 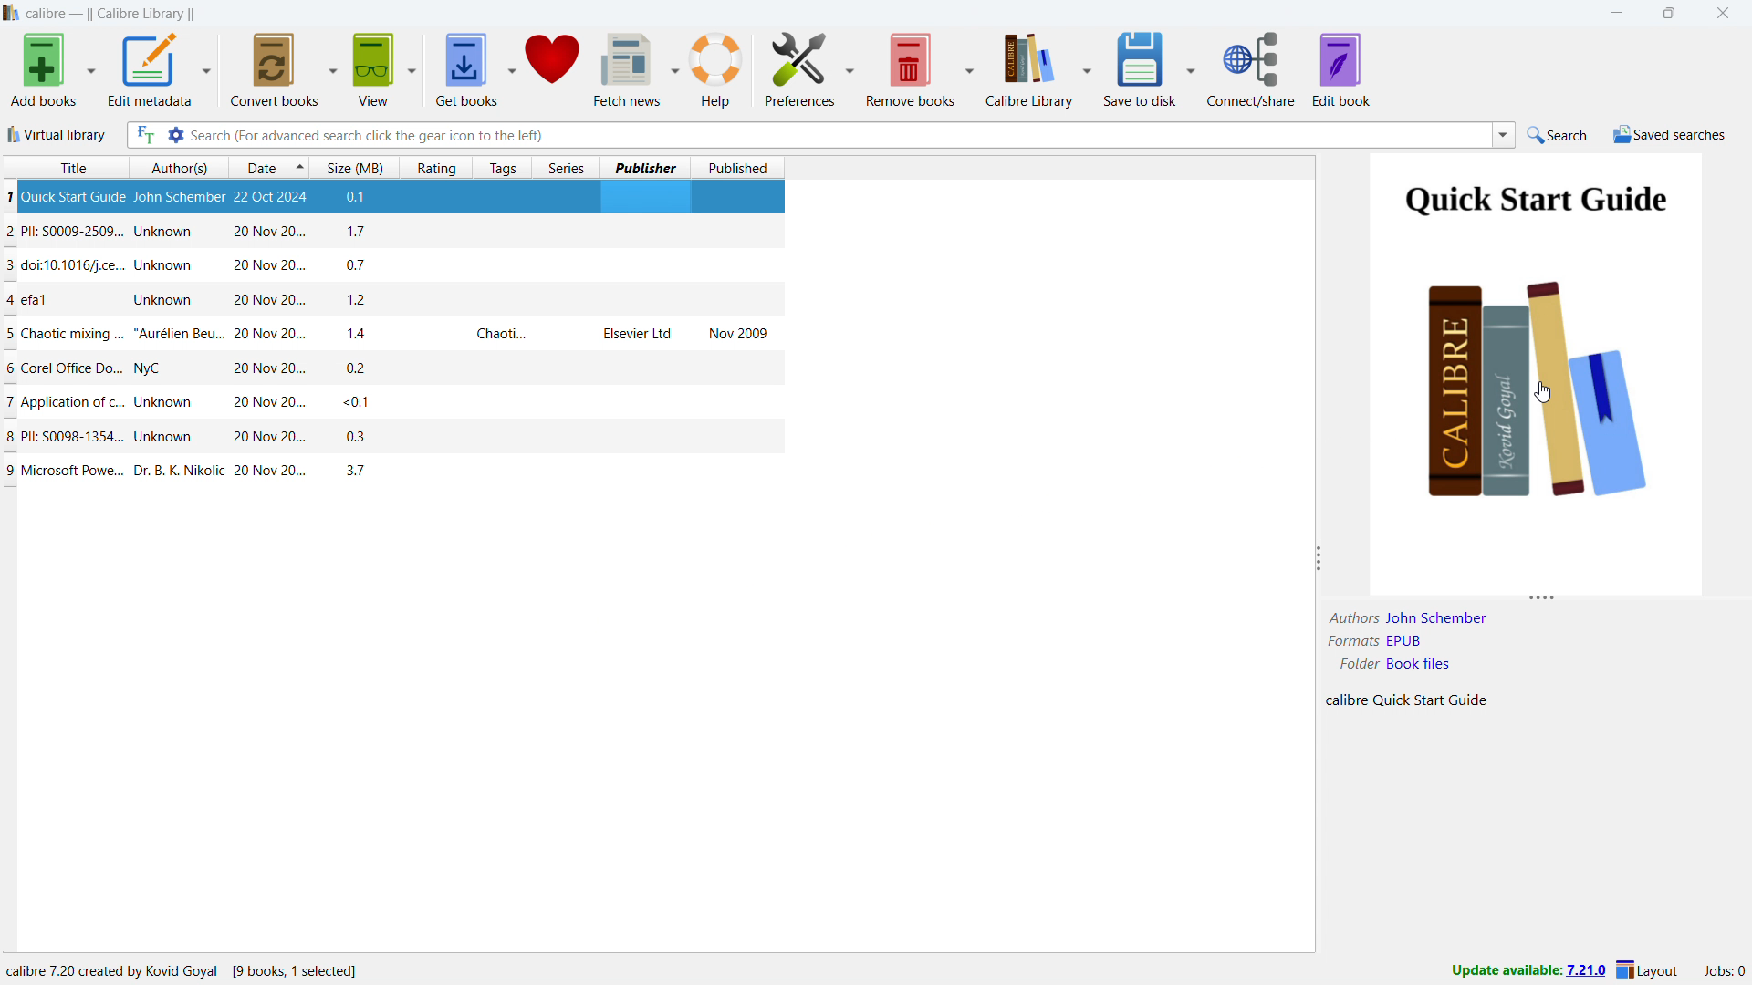 What do you see at coordinates (1647, 972) in the screenshot?
I see `layout` at bounding box center [1647, 972].